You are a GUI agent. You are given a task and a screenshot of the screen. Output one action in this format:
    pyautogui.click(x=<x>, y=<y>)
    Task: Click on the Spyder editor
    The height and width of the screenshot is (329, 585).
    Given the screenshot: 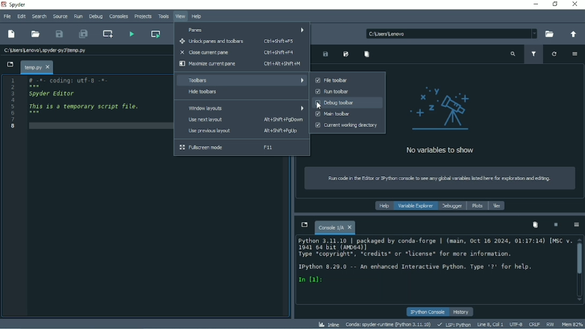 What is the action you would take?
    pyautogui.click(x=54, y=94)
    